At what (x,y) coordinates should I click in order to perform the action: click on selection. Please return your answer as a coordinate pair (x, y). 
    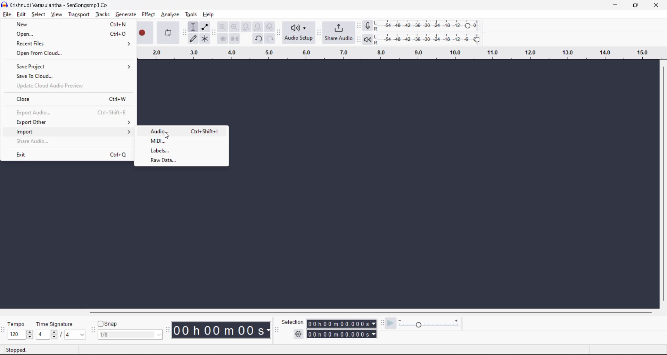
    Looking at the image, I should click on (293, 322).